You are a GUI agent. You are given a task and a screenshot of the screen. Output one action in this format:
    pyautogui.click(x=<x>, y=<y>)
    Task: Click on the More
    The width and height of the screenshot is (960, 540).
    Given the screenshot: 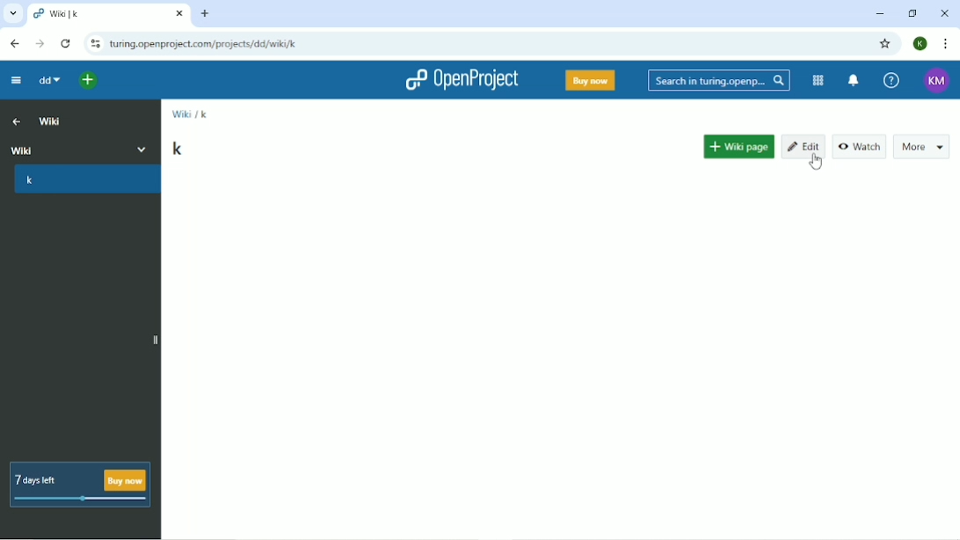 What is the action you would take?
    pyautogui.click(x=921, y=147)
    